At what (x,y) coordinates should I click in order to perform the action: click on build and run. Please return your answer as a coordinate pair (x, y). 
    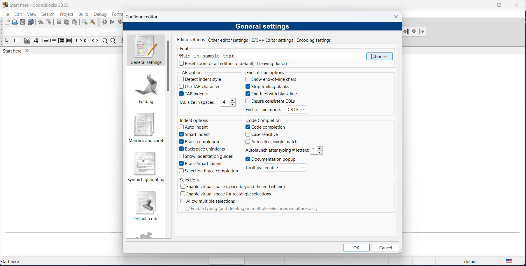
    Looking at the image, I should click on (120, 22).